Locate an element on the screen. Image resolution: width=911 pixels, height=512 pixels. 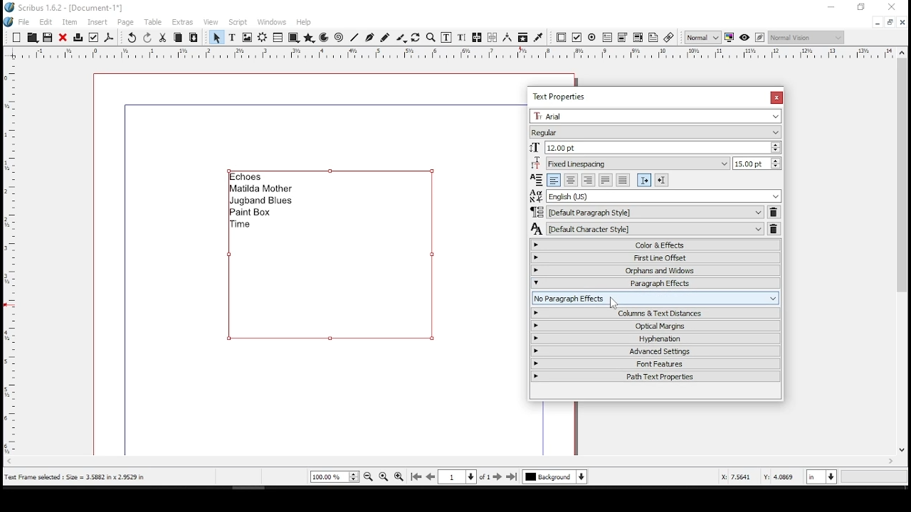
delete character style is located at coordinates (774, 228).